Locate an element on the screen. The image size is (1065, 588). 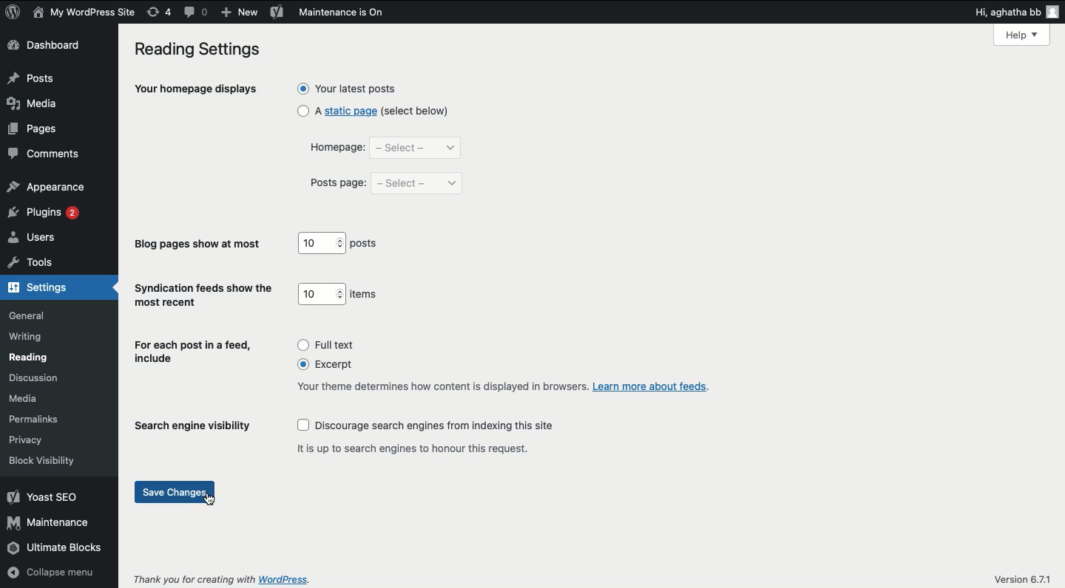
hi aghatha bb is located at coordinates (1018, 12).